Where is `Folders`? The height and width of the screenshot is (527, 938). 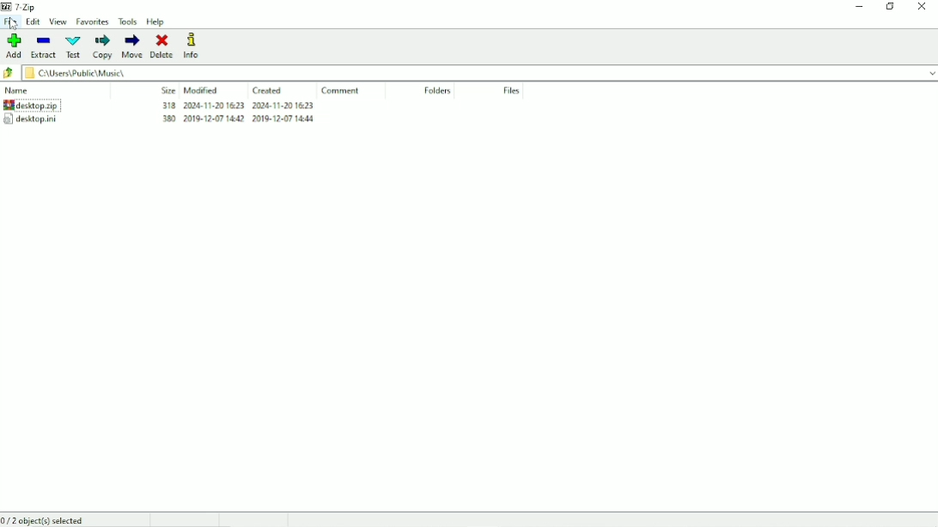
Folders is located at coordinates (437, 91).